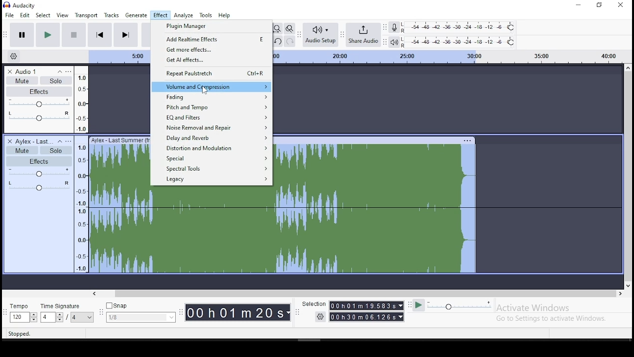  Describe the element at coordinates (59, 141) in the screenshot. I see `collapse` at that location.